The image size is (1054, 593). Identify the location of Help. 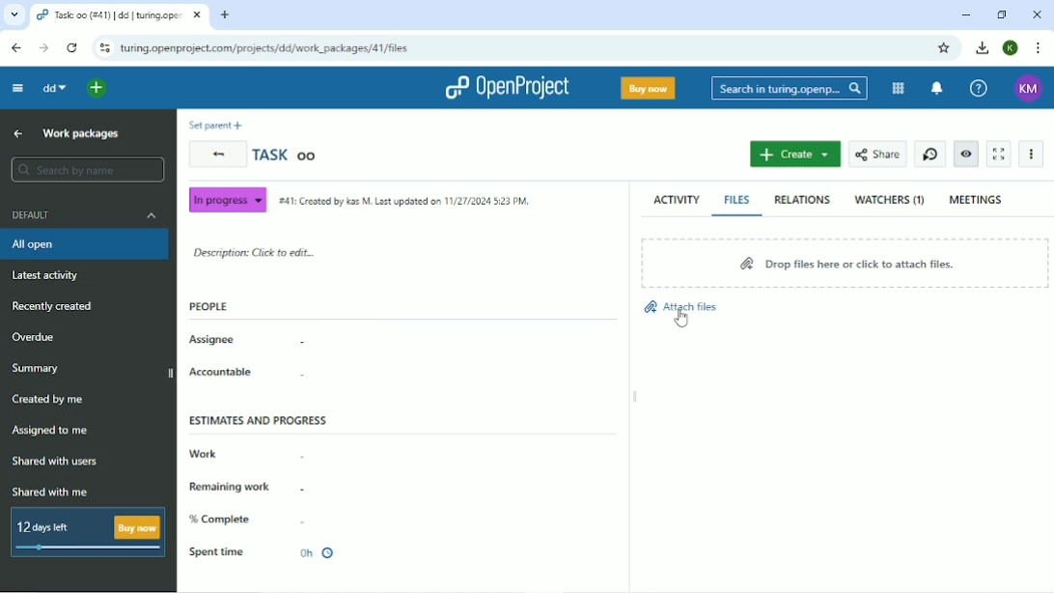
(981, 88).